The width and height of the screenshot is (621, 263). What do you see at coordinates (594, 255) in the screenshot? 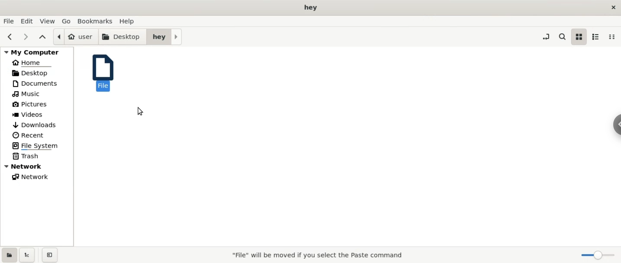
I see `zoom` at bounding box center [594, 255].